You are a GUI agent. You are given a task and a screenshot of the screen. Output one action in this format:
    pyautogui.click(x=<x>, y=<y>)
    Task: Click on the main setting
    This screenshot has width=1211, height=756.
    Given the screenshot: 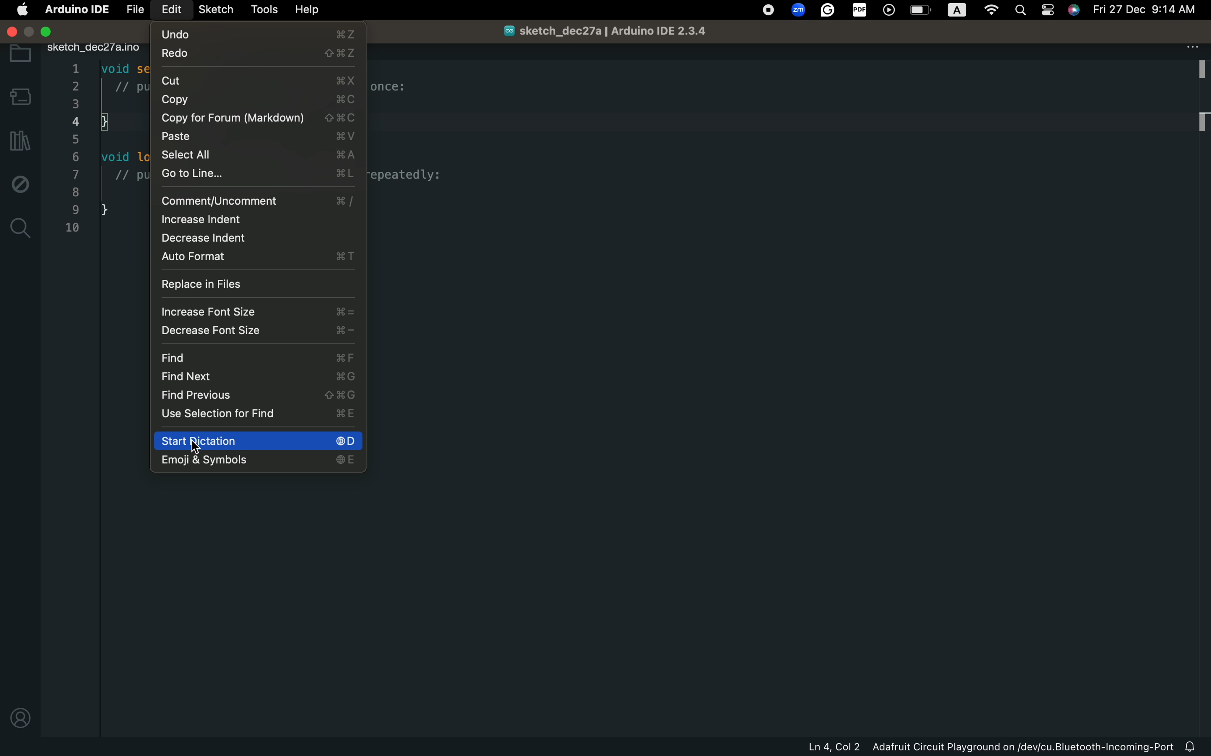 What is the action you would take?
    pyautogui.click(x=20, y=11)
    